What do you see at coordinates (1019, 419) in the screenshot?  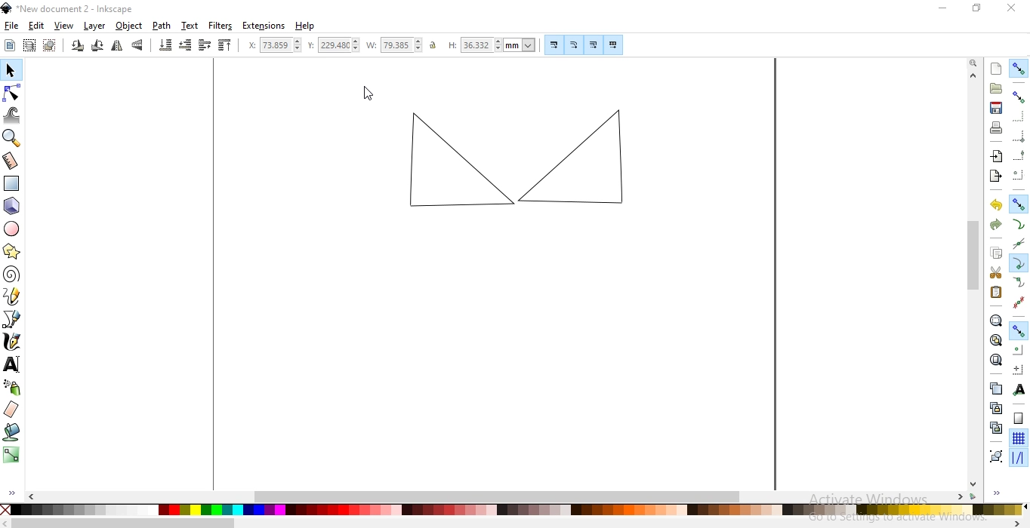 I see `snap to page border` at bounding box center [1019, 419].